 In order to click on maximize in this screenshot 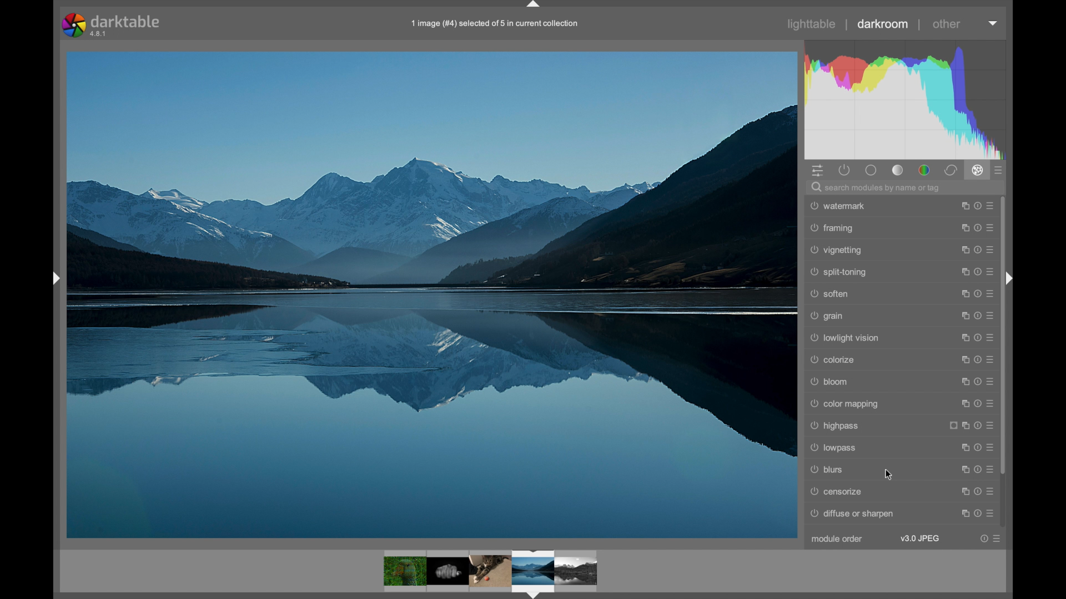, I will do `click(963, 228)`.